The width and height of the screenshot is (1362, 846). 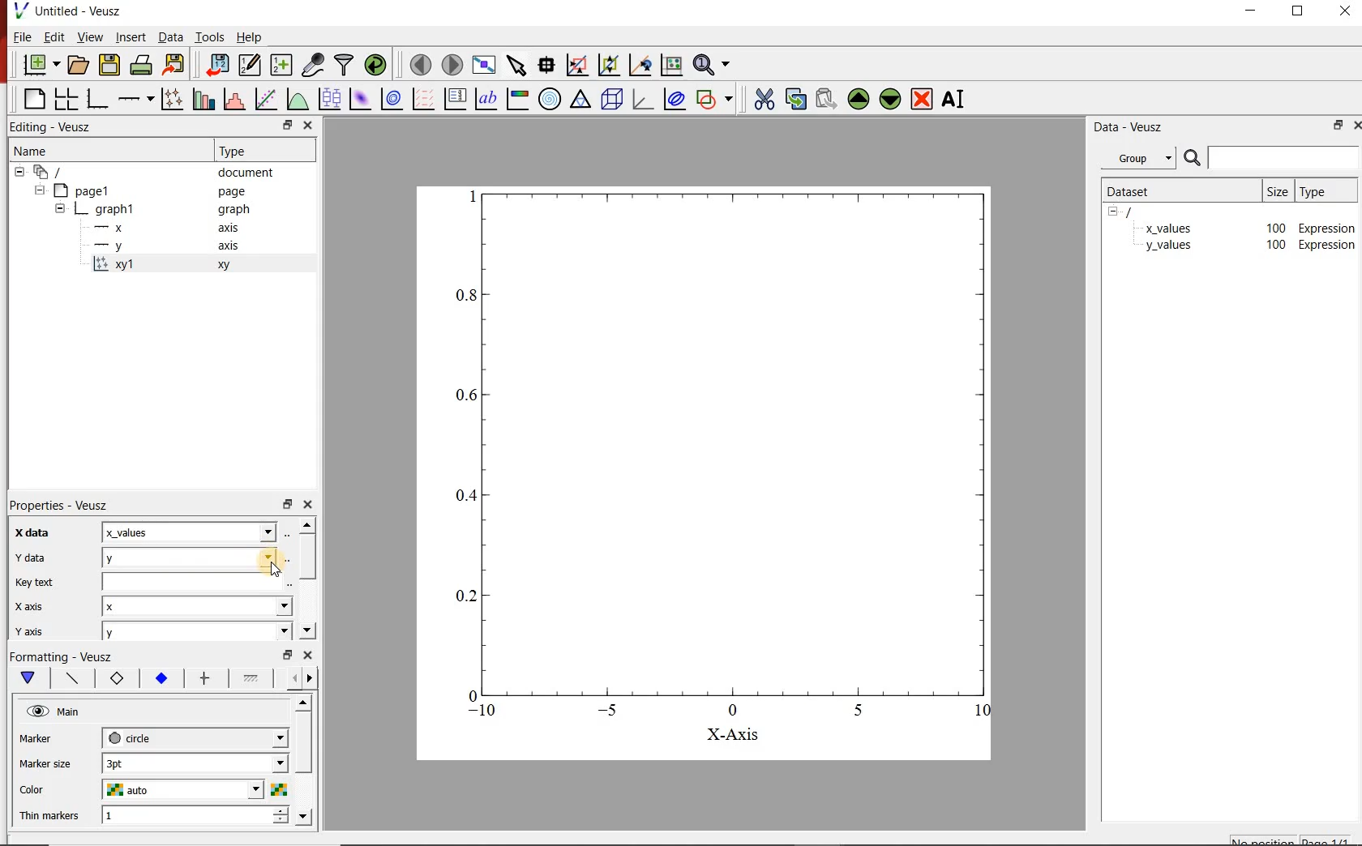 What do you see at coordinates (640, 66) in the screenshot?
I see `click to recenter graph axes` at bounding box center [640, 66].